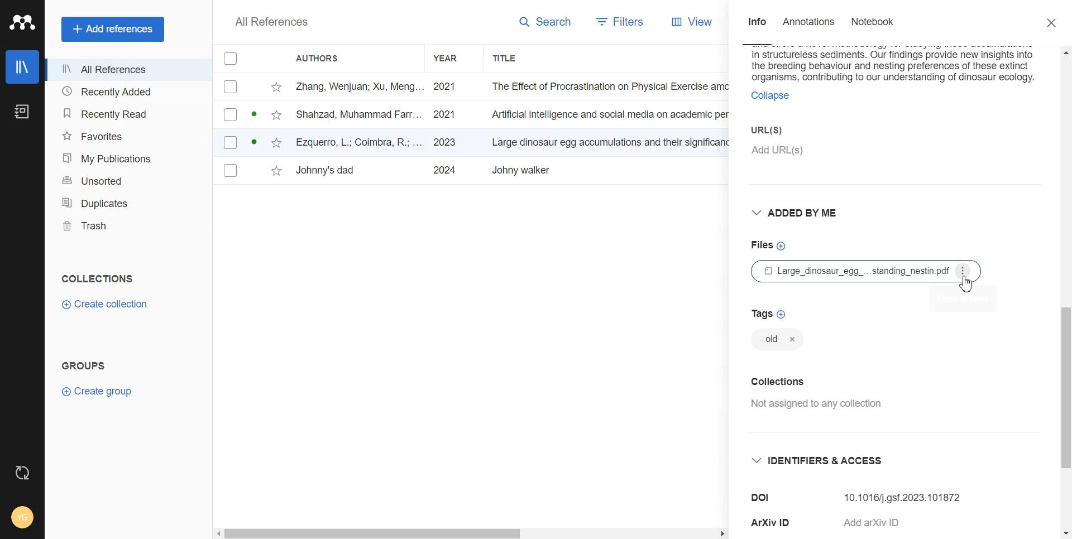 The width and height of the screenshot is (1072, 539). What do you see at coordinates (508, 57) in the screenshot?
I see `Title` at bounding box center [508, 57].